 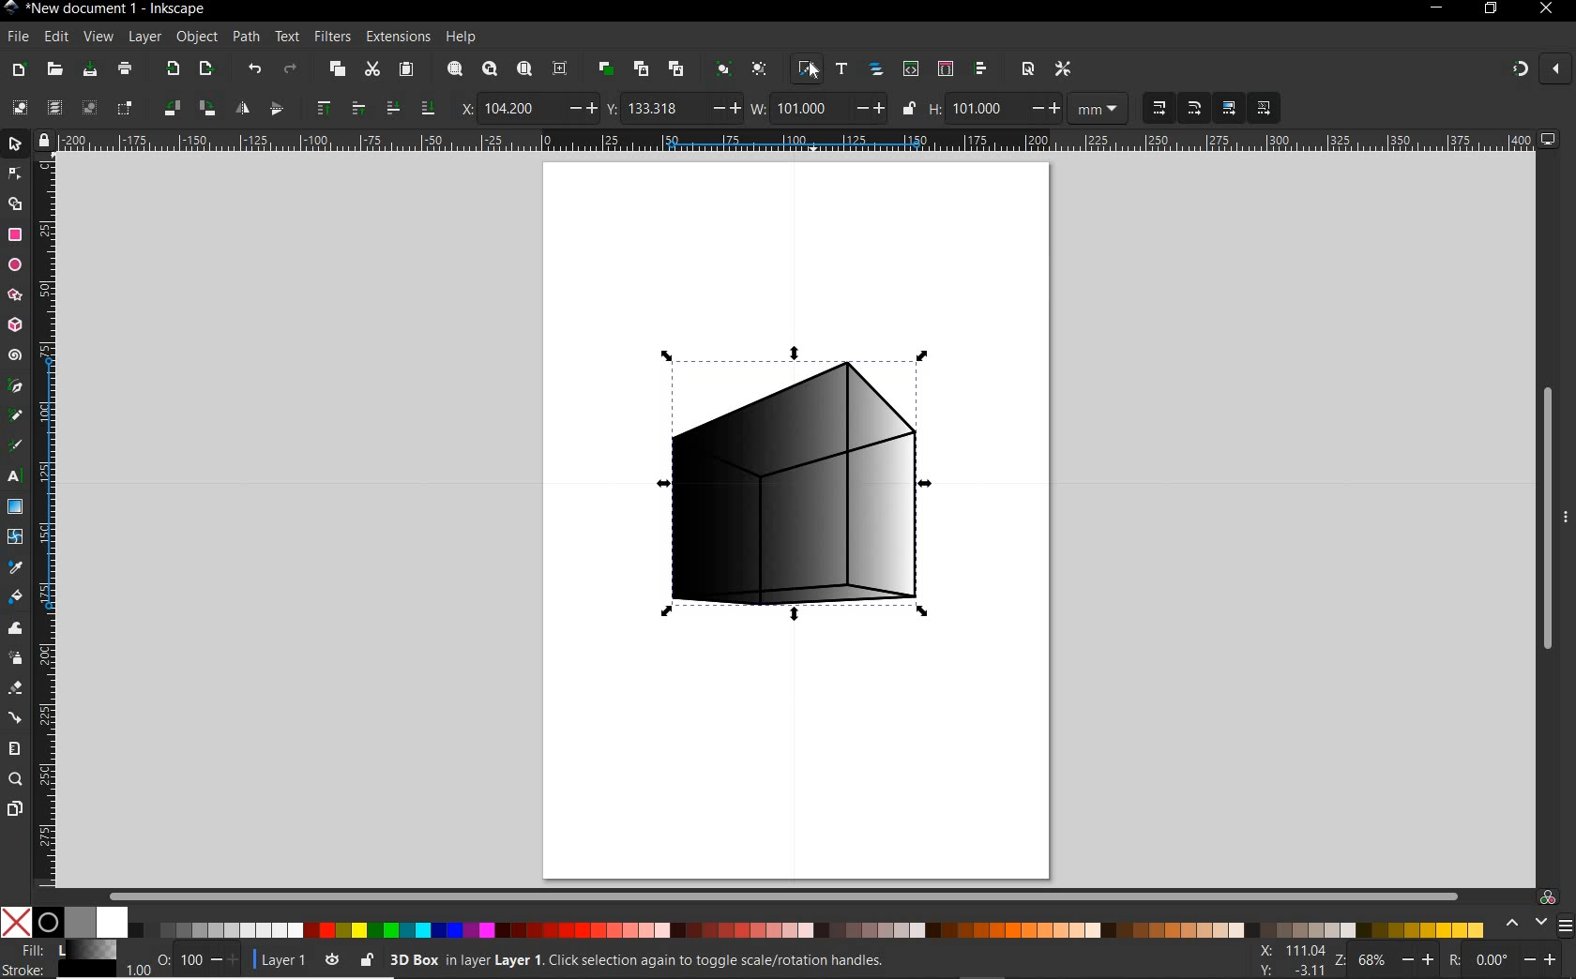 What do you see at coordinates (1262, 108) in the screenshot?
I see `MOVE PATTERNS` at bounding box center [1262, 108].